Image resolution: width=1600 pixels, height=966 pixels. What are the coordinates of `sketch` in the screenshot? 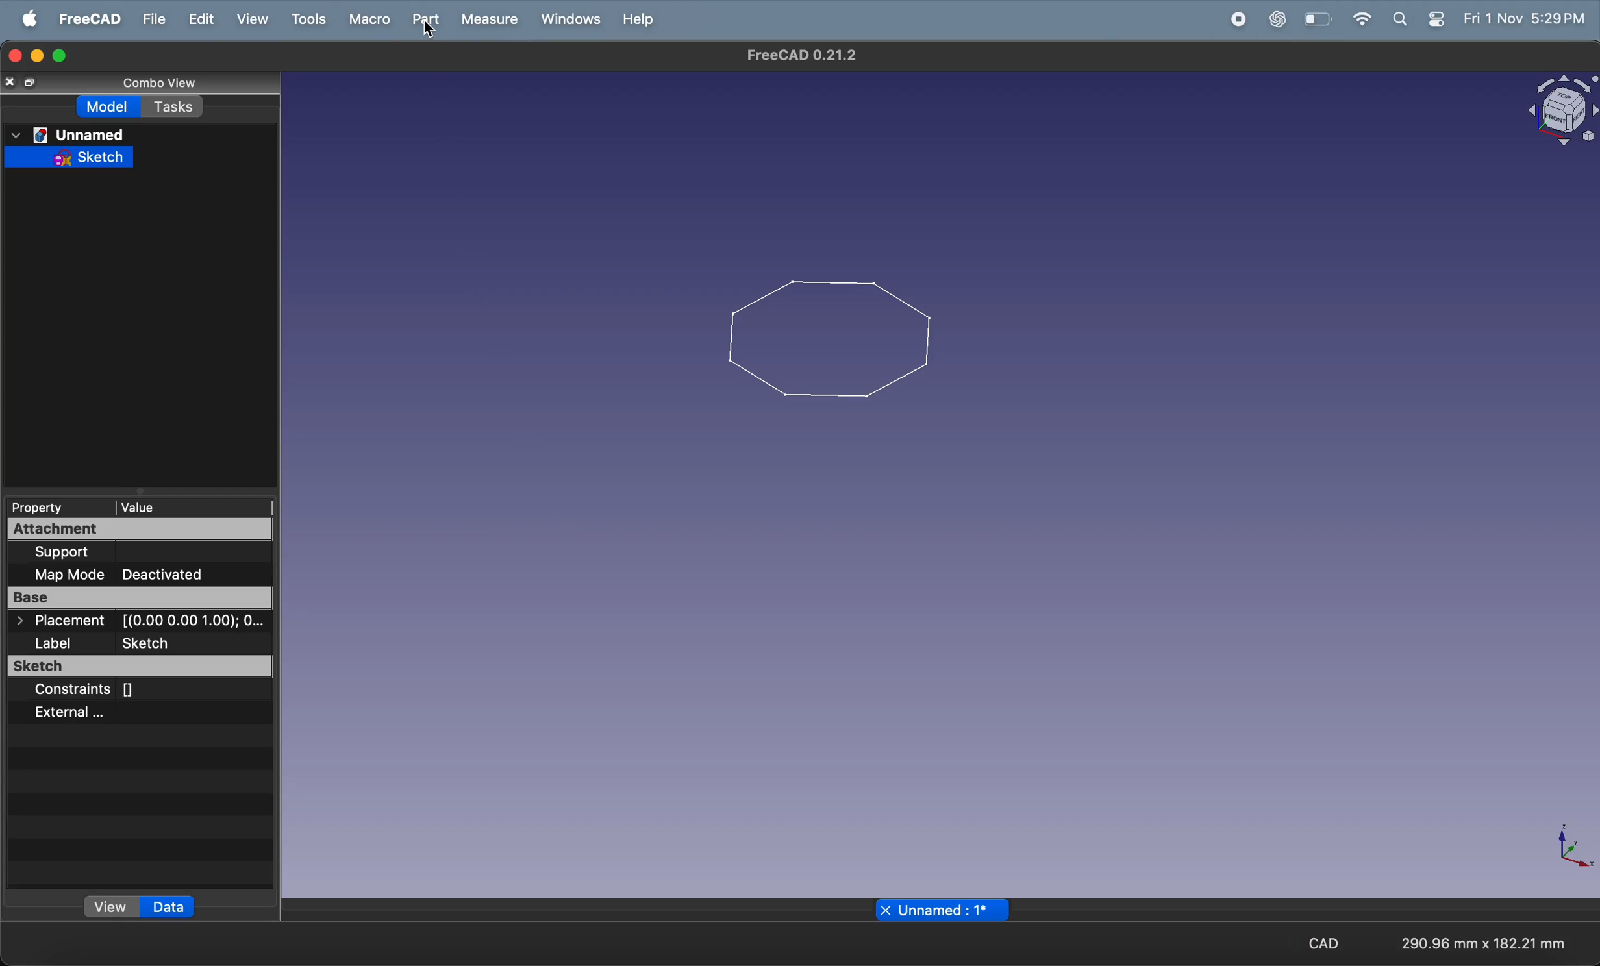 It's located at (70, 157).